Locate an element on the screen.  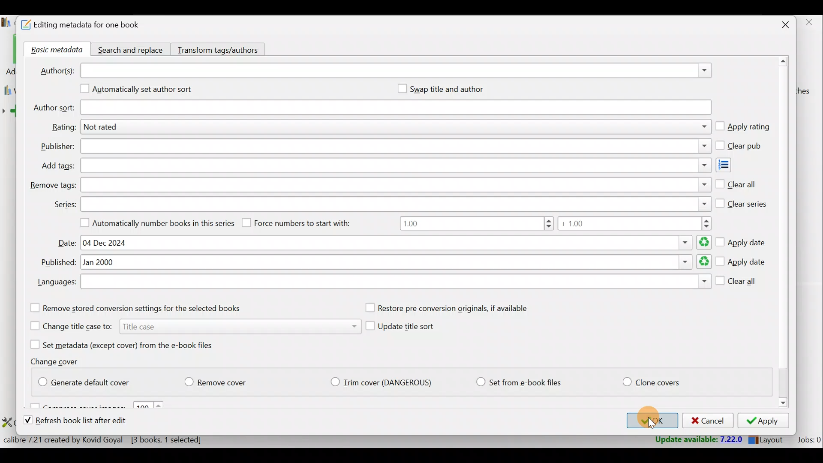
Editing metadata for one book is located at coordinates (91, 25).